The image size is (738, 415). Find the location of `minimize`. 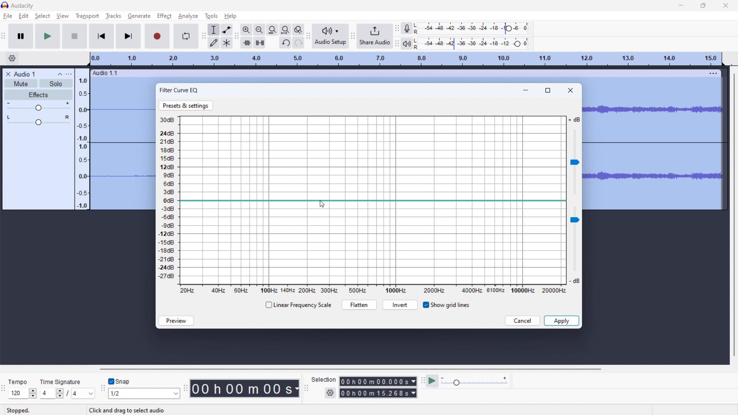

minimize is located at coordinates (681, 5).